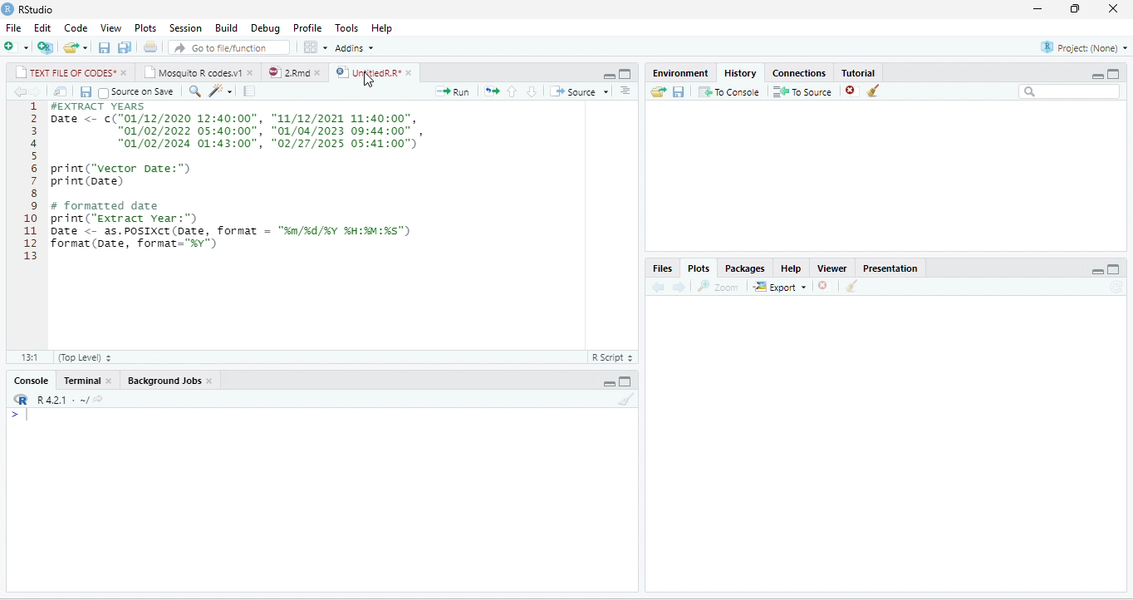 Image resolution: width=1133 pixels, height=600 pixels. Describe the element at coordinates (125, 72) in the screenshot. I see `close` at that location.